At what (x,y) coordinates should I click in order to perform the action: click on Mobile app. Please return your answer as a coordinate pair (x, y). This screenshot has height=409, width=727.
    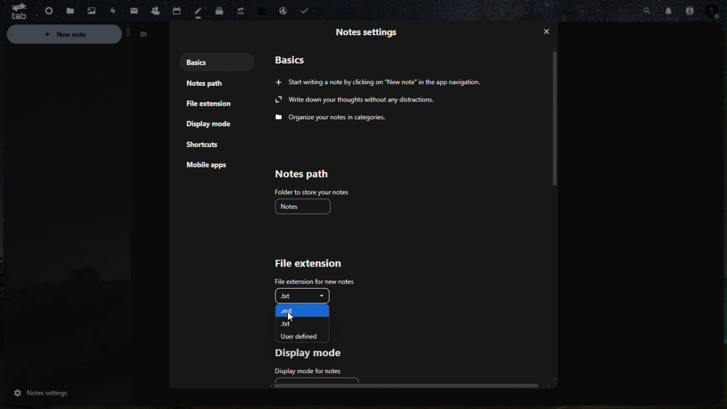
    Looking at the image, I should click on (213, 166).